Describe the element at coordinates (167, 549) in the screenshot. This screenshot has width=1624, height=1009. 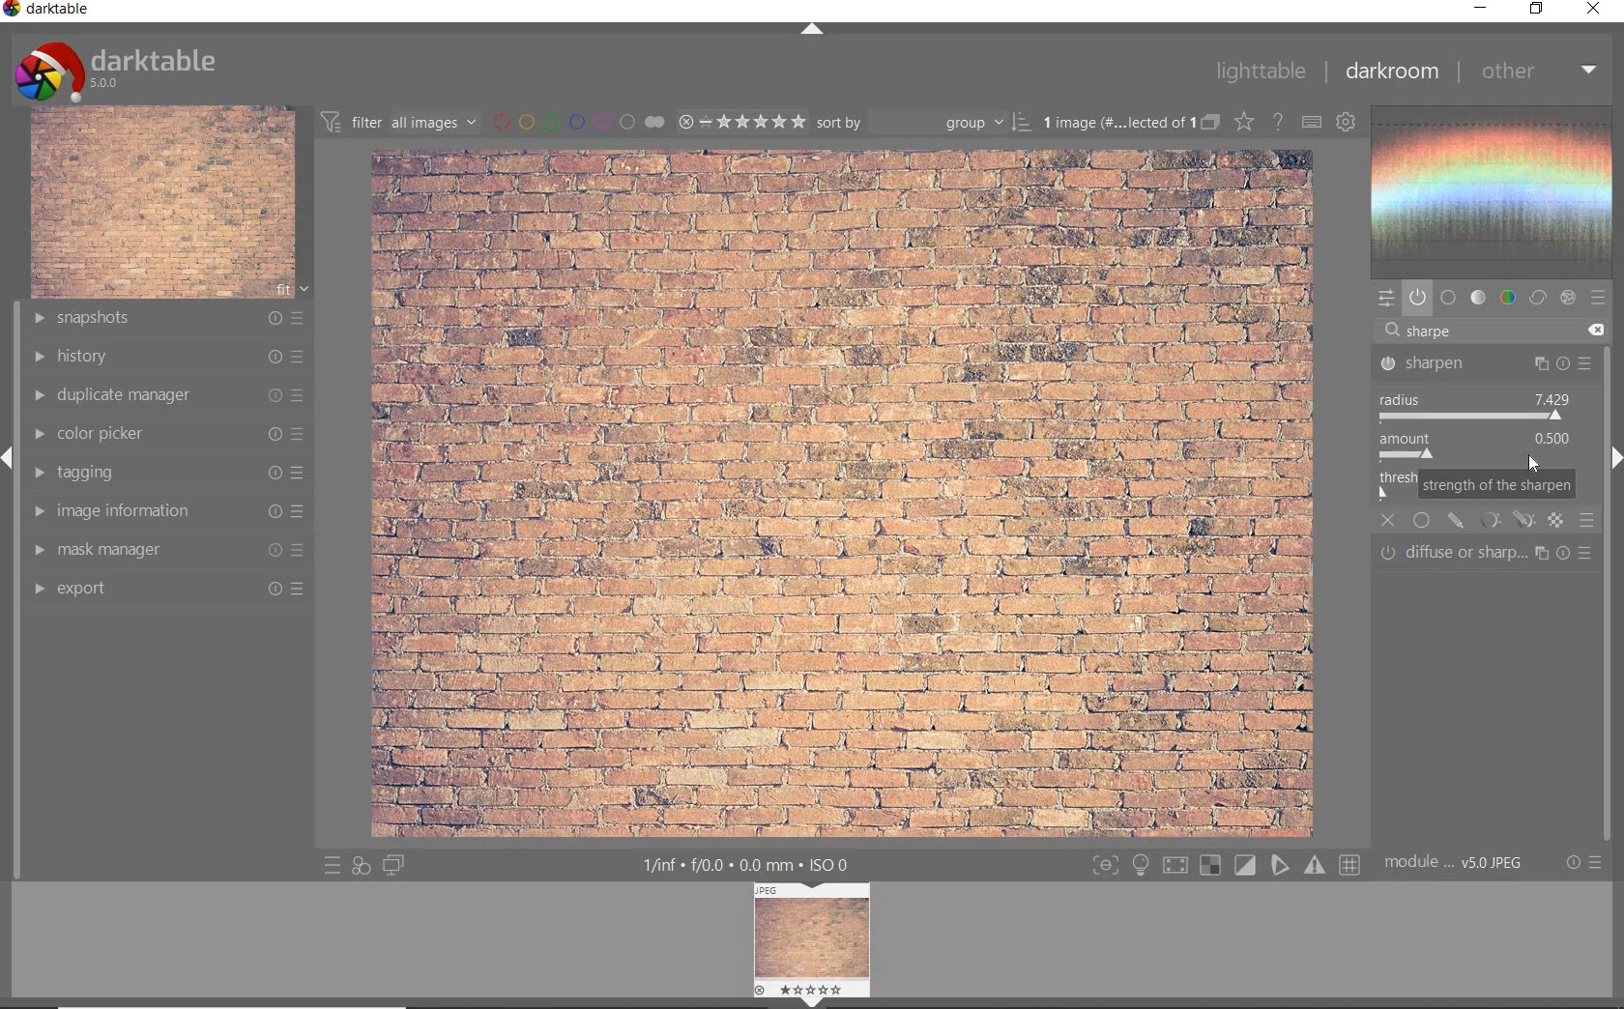
I see `mask manager` at that location.